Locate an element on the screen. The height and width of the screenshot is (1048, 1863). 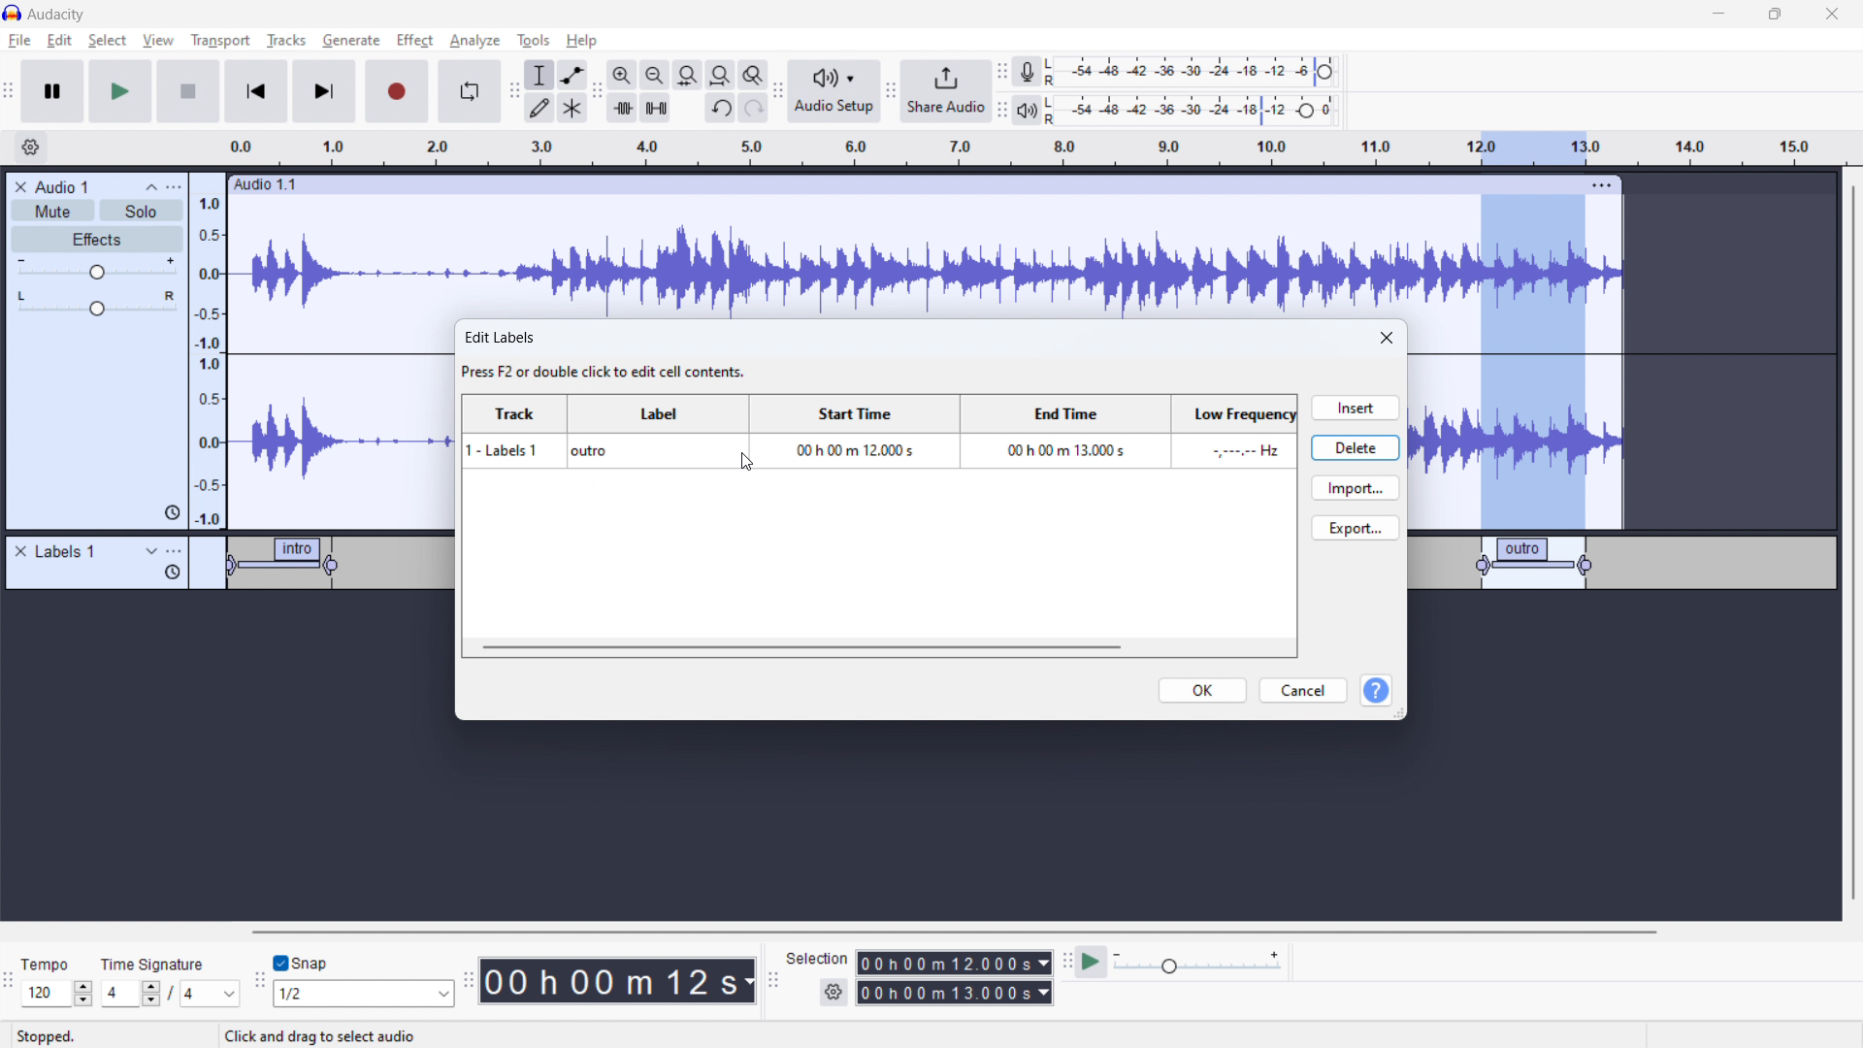
timestamp is located at coordinates (618, 979).